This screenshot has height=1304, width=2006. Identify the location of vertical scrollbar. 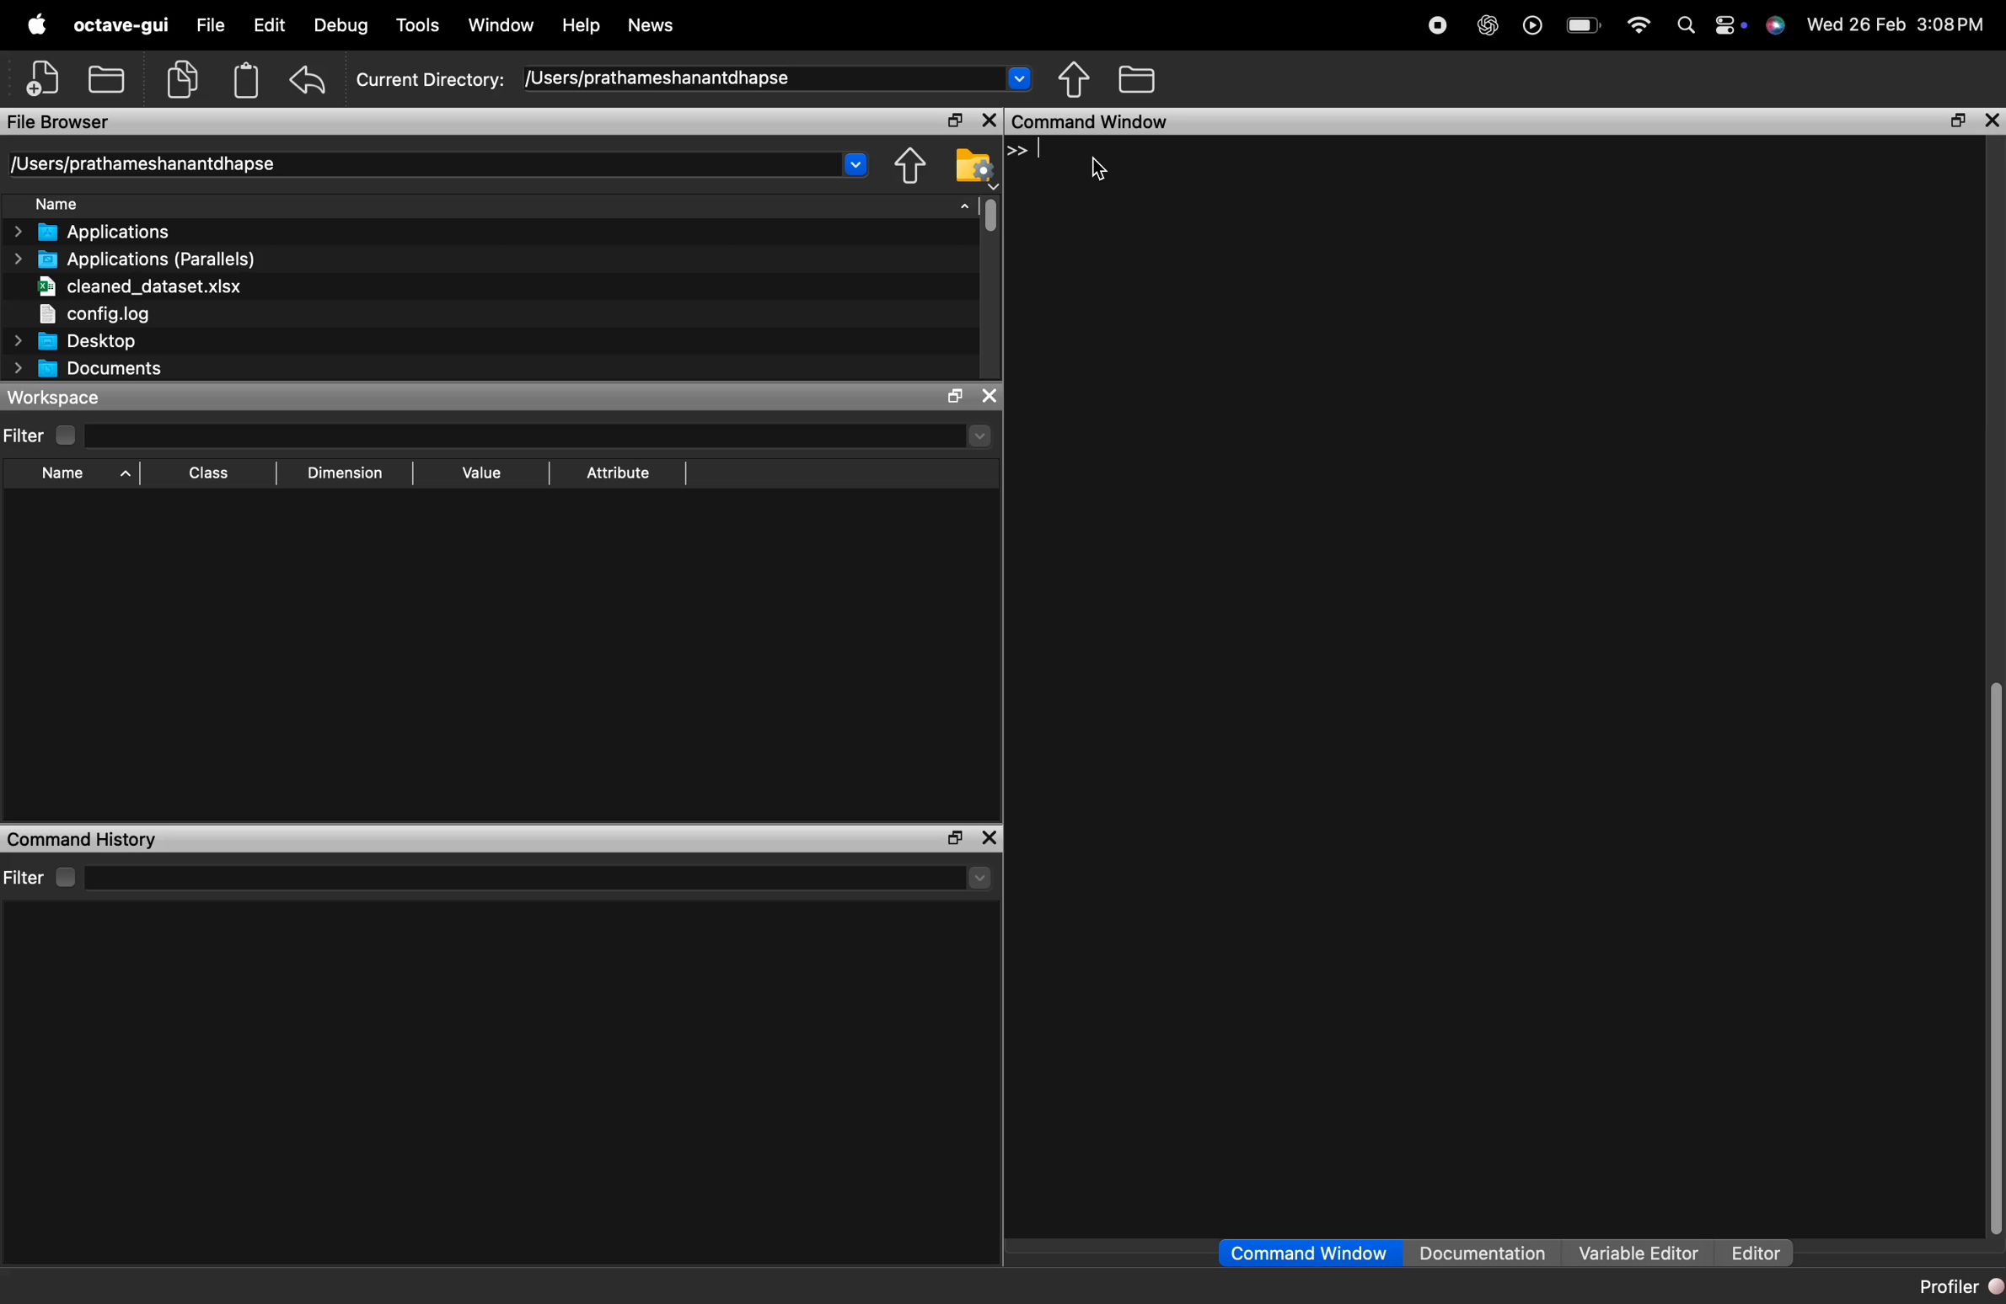
(984, 215).